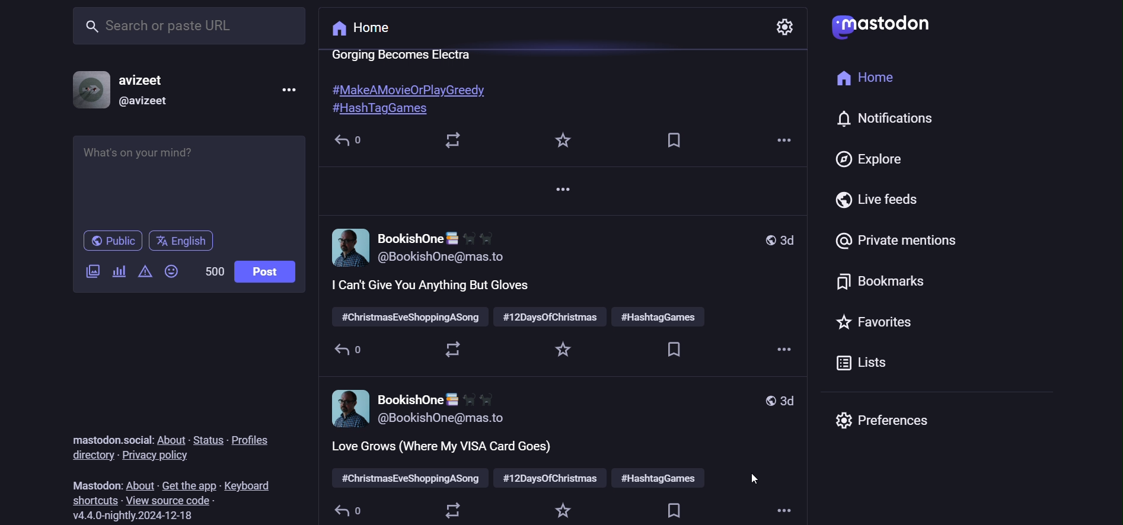 The height and width of the screenshot is (525, 1123). Describe the element at coordinates (291, 89) in the screenshot. I see `more` at that location.